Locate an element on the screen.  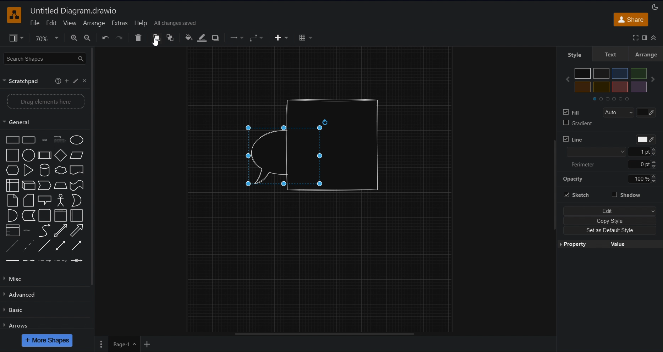
Rectangle is located at coordinates (12, 140).